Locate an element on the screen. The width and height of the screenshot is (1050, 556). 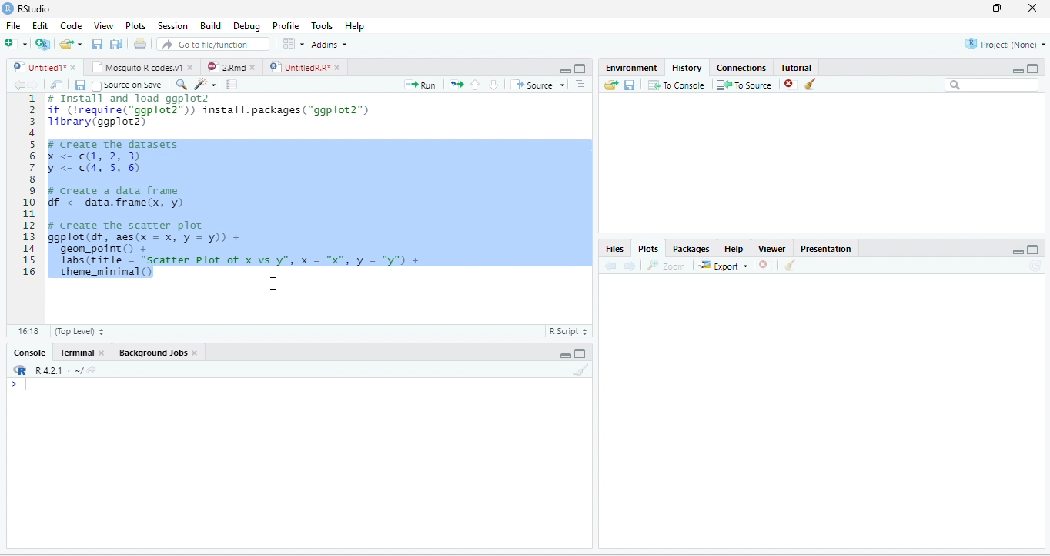
Help is located at coordinates (734, 248).